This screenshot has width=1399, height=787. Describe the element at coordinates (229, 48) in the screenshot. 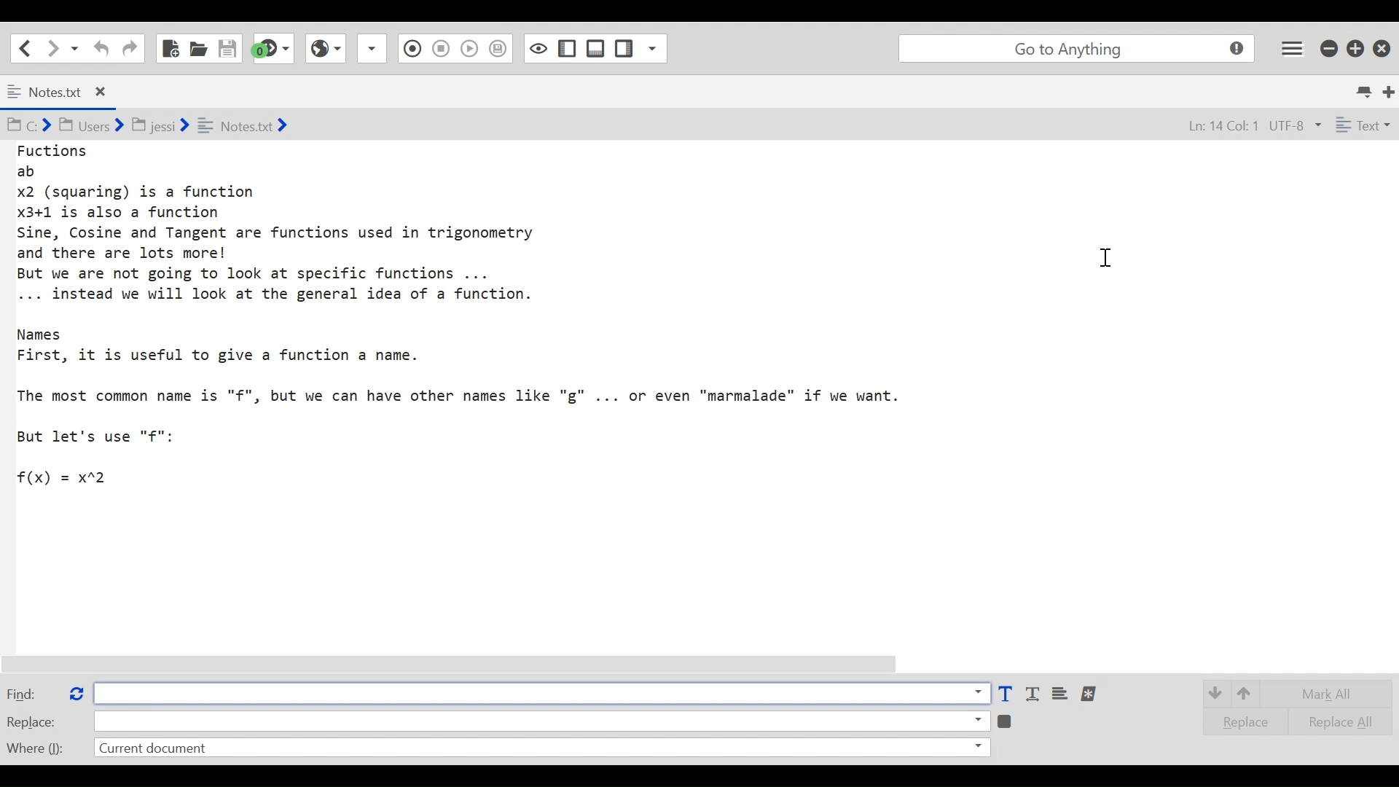

I see `Save File` at that location.